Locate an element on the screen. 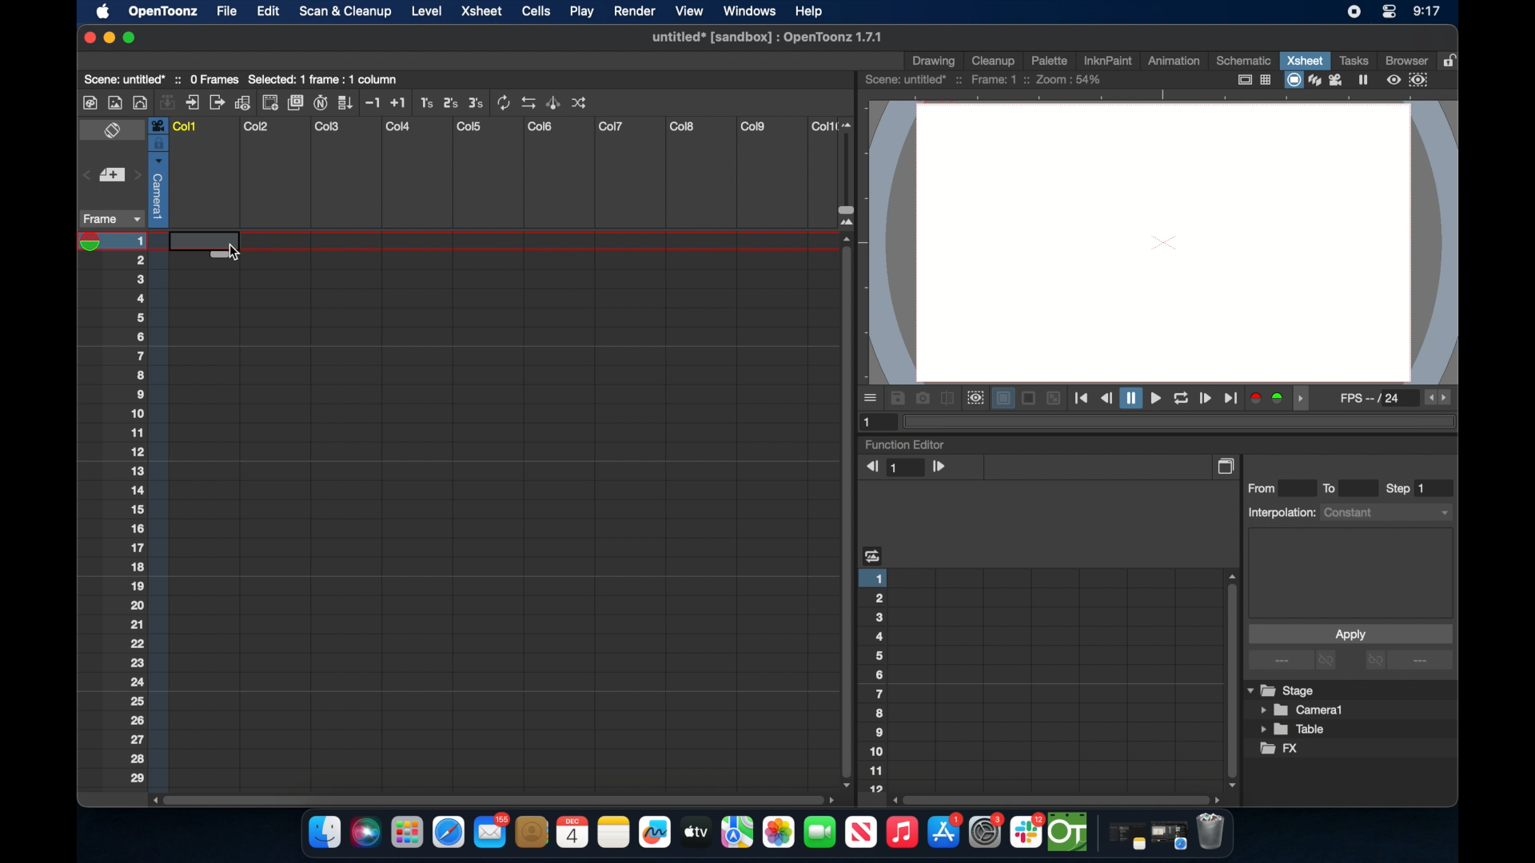  copy is located at coordinates (1228, 466).